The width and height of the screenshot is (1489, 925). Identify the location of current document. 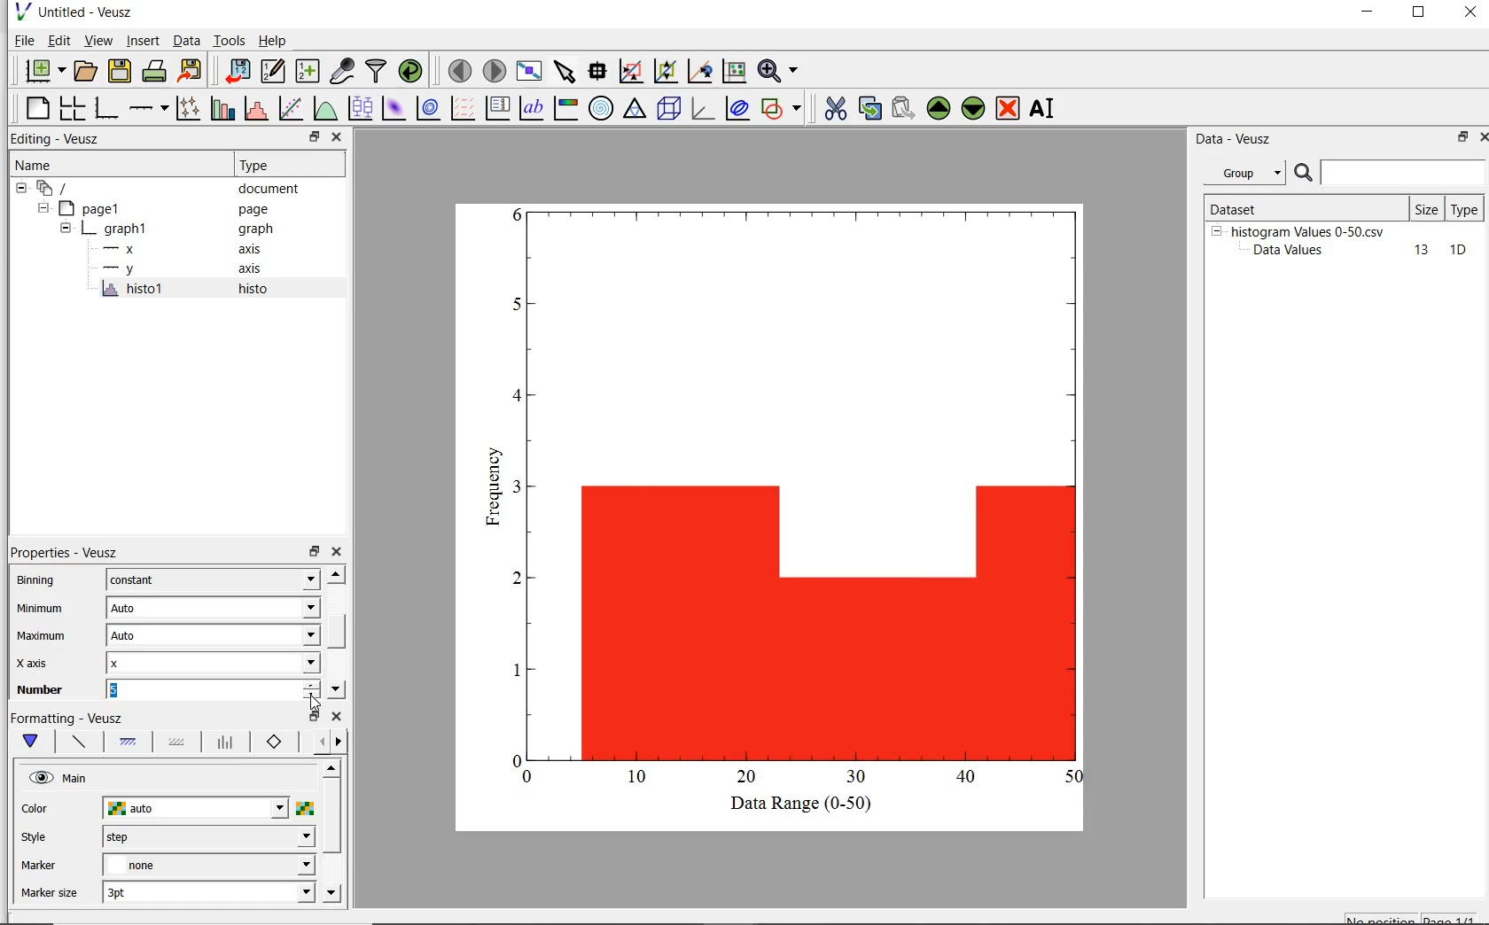
(56, 189).